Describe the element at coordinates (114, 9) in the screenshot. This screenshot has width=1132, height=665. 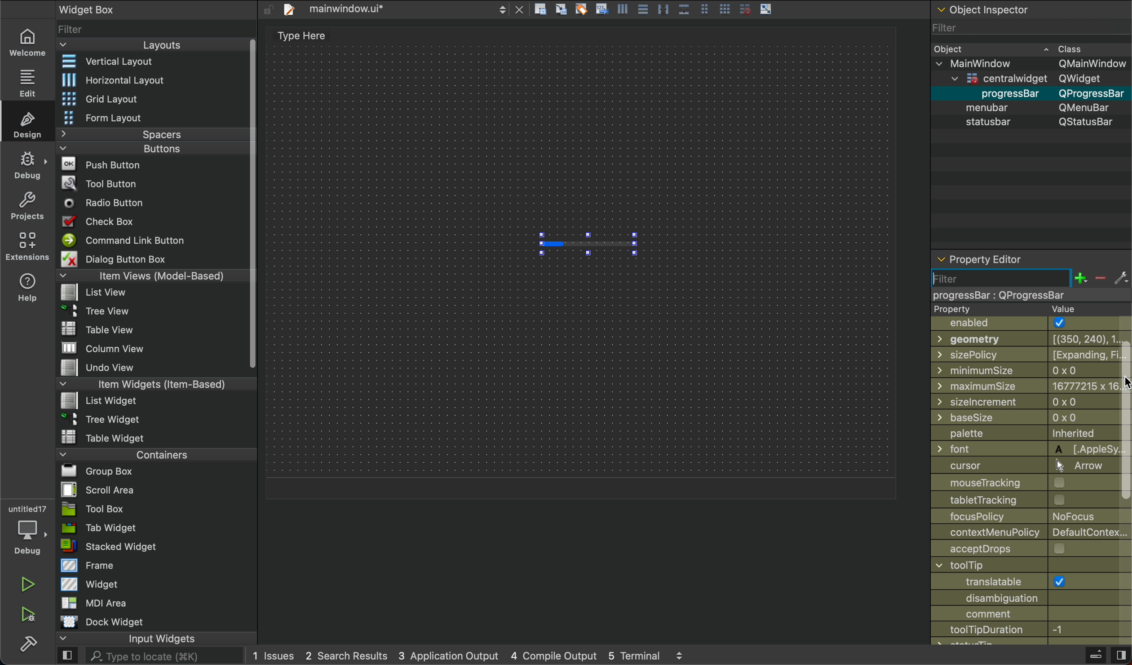
I see `widget box` at that location.